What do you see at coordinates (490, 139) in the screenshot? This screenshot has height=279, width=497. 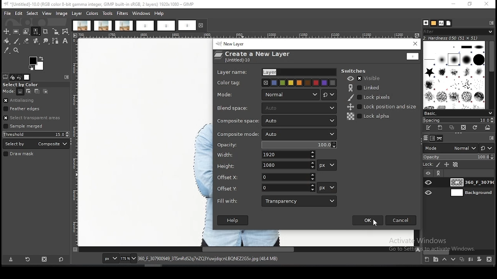 I see `configure this tab` at bounding box center [490, 139].